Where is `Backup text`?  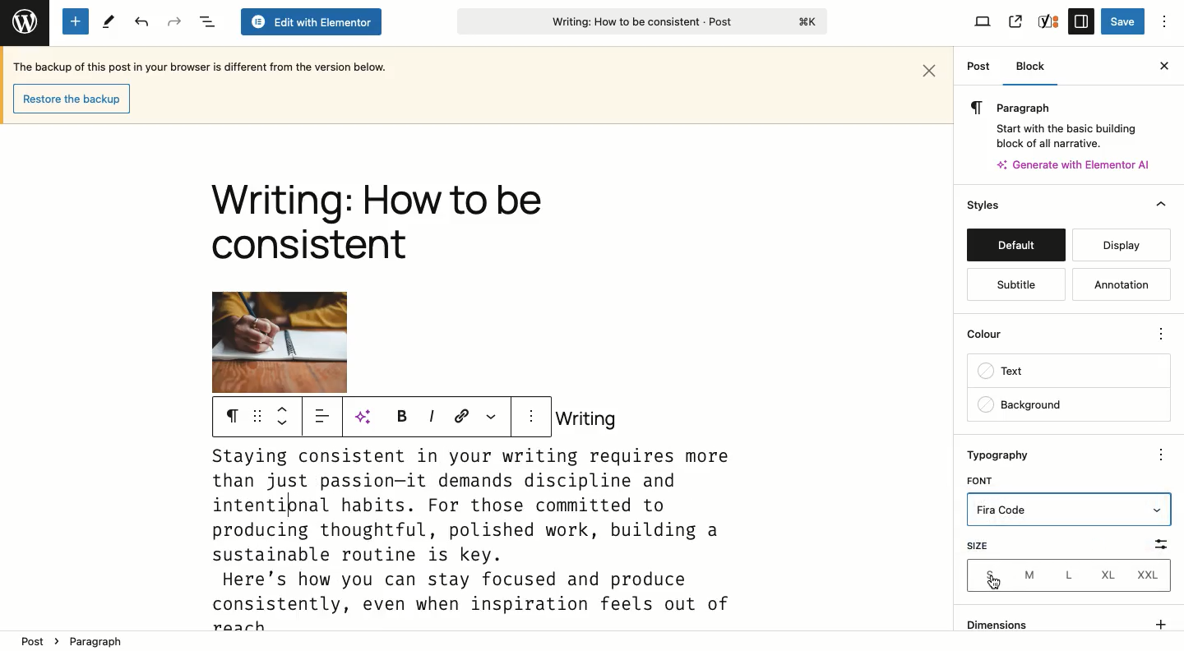 Backup text is located at coordinates (203, 66).